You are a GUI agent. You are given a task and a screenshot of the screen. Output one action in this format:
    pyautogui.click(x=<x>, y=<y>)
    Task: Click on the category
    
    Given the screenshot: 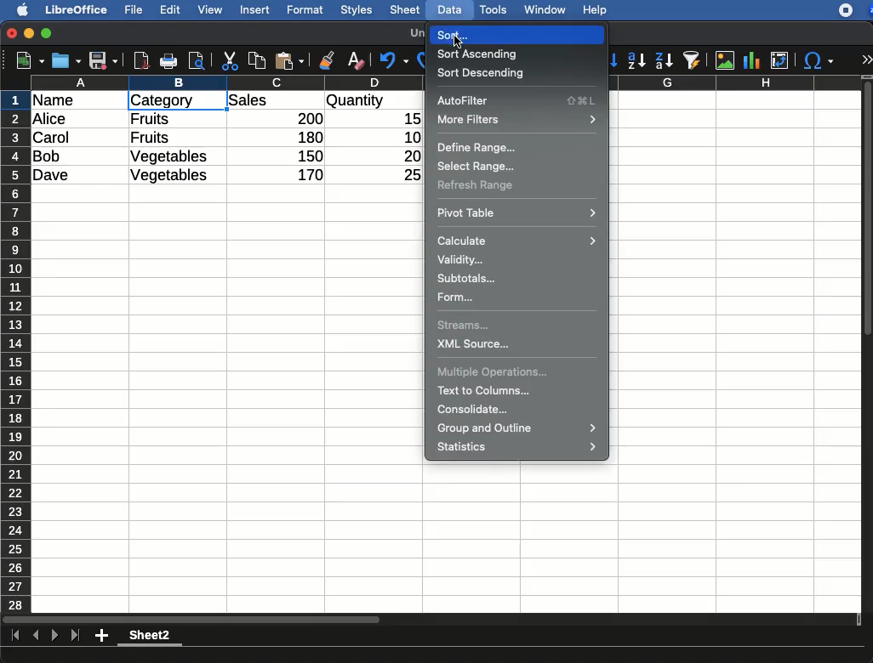 What is the action you would take?
    pyautogui.click(x=175, y=101)
    